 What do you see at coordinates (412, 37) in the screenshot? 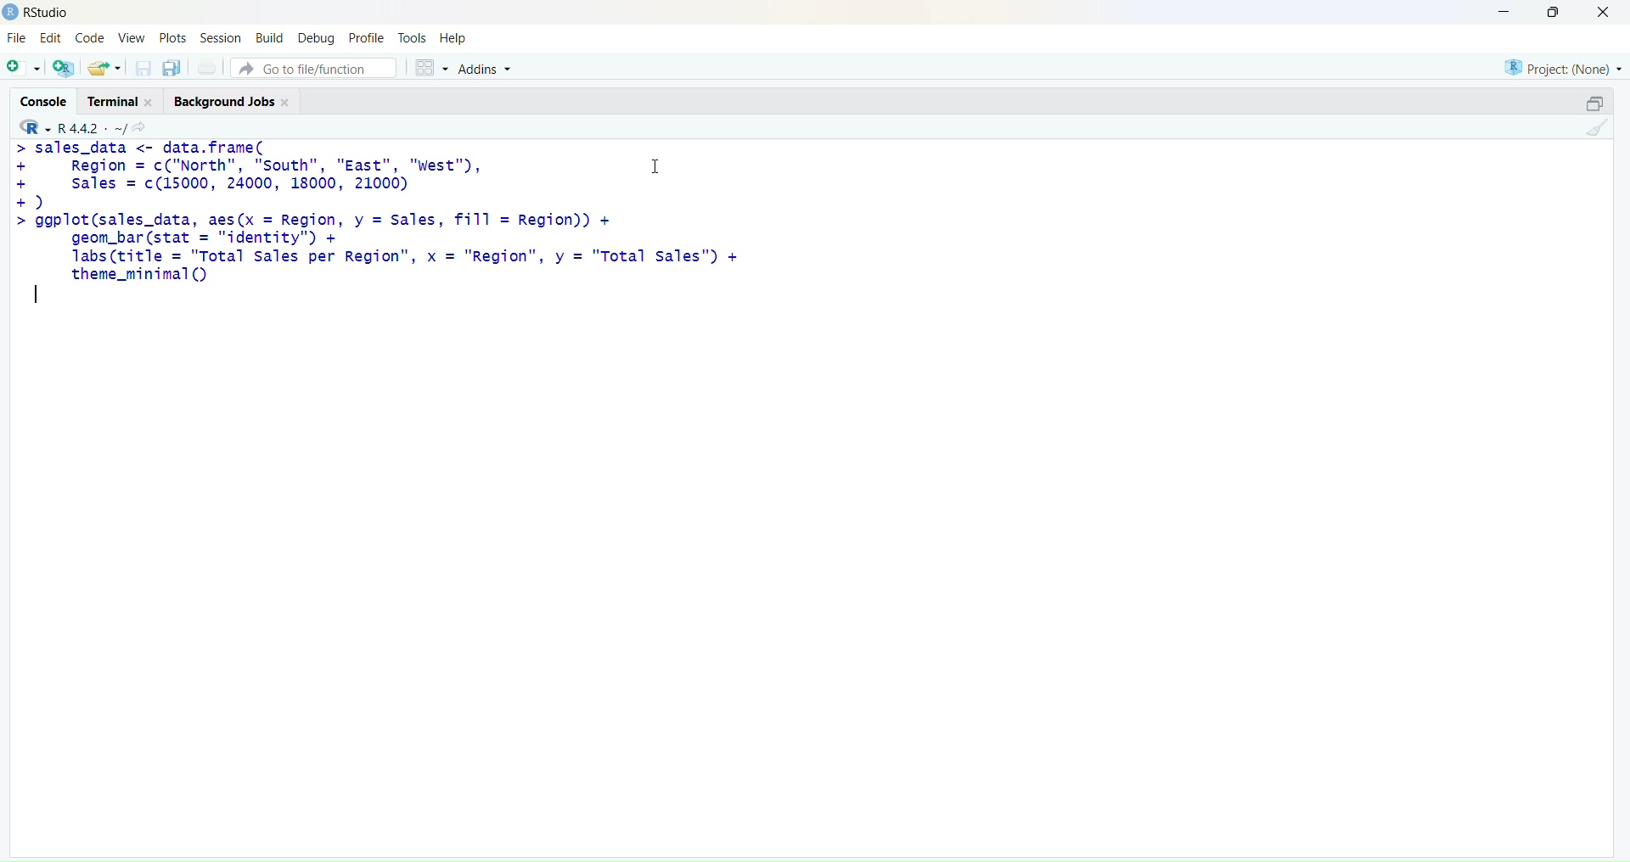
I see `tools` at bounding box center [412, 37].